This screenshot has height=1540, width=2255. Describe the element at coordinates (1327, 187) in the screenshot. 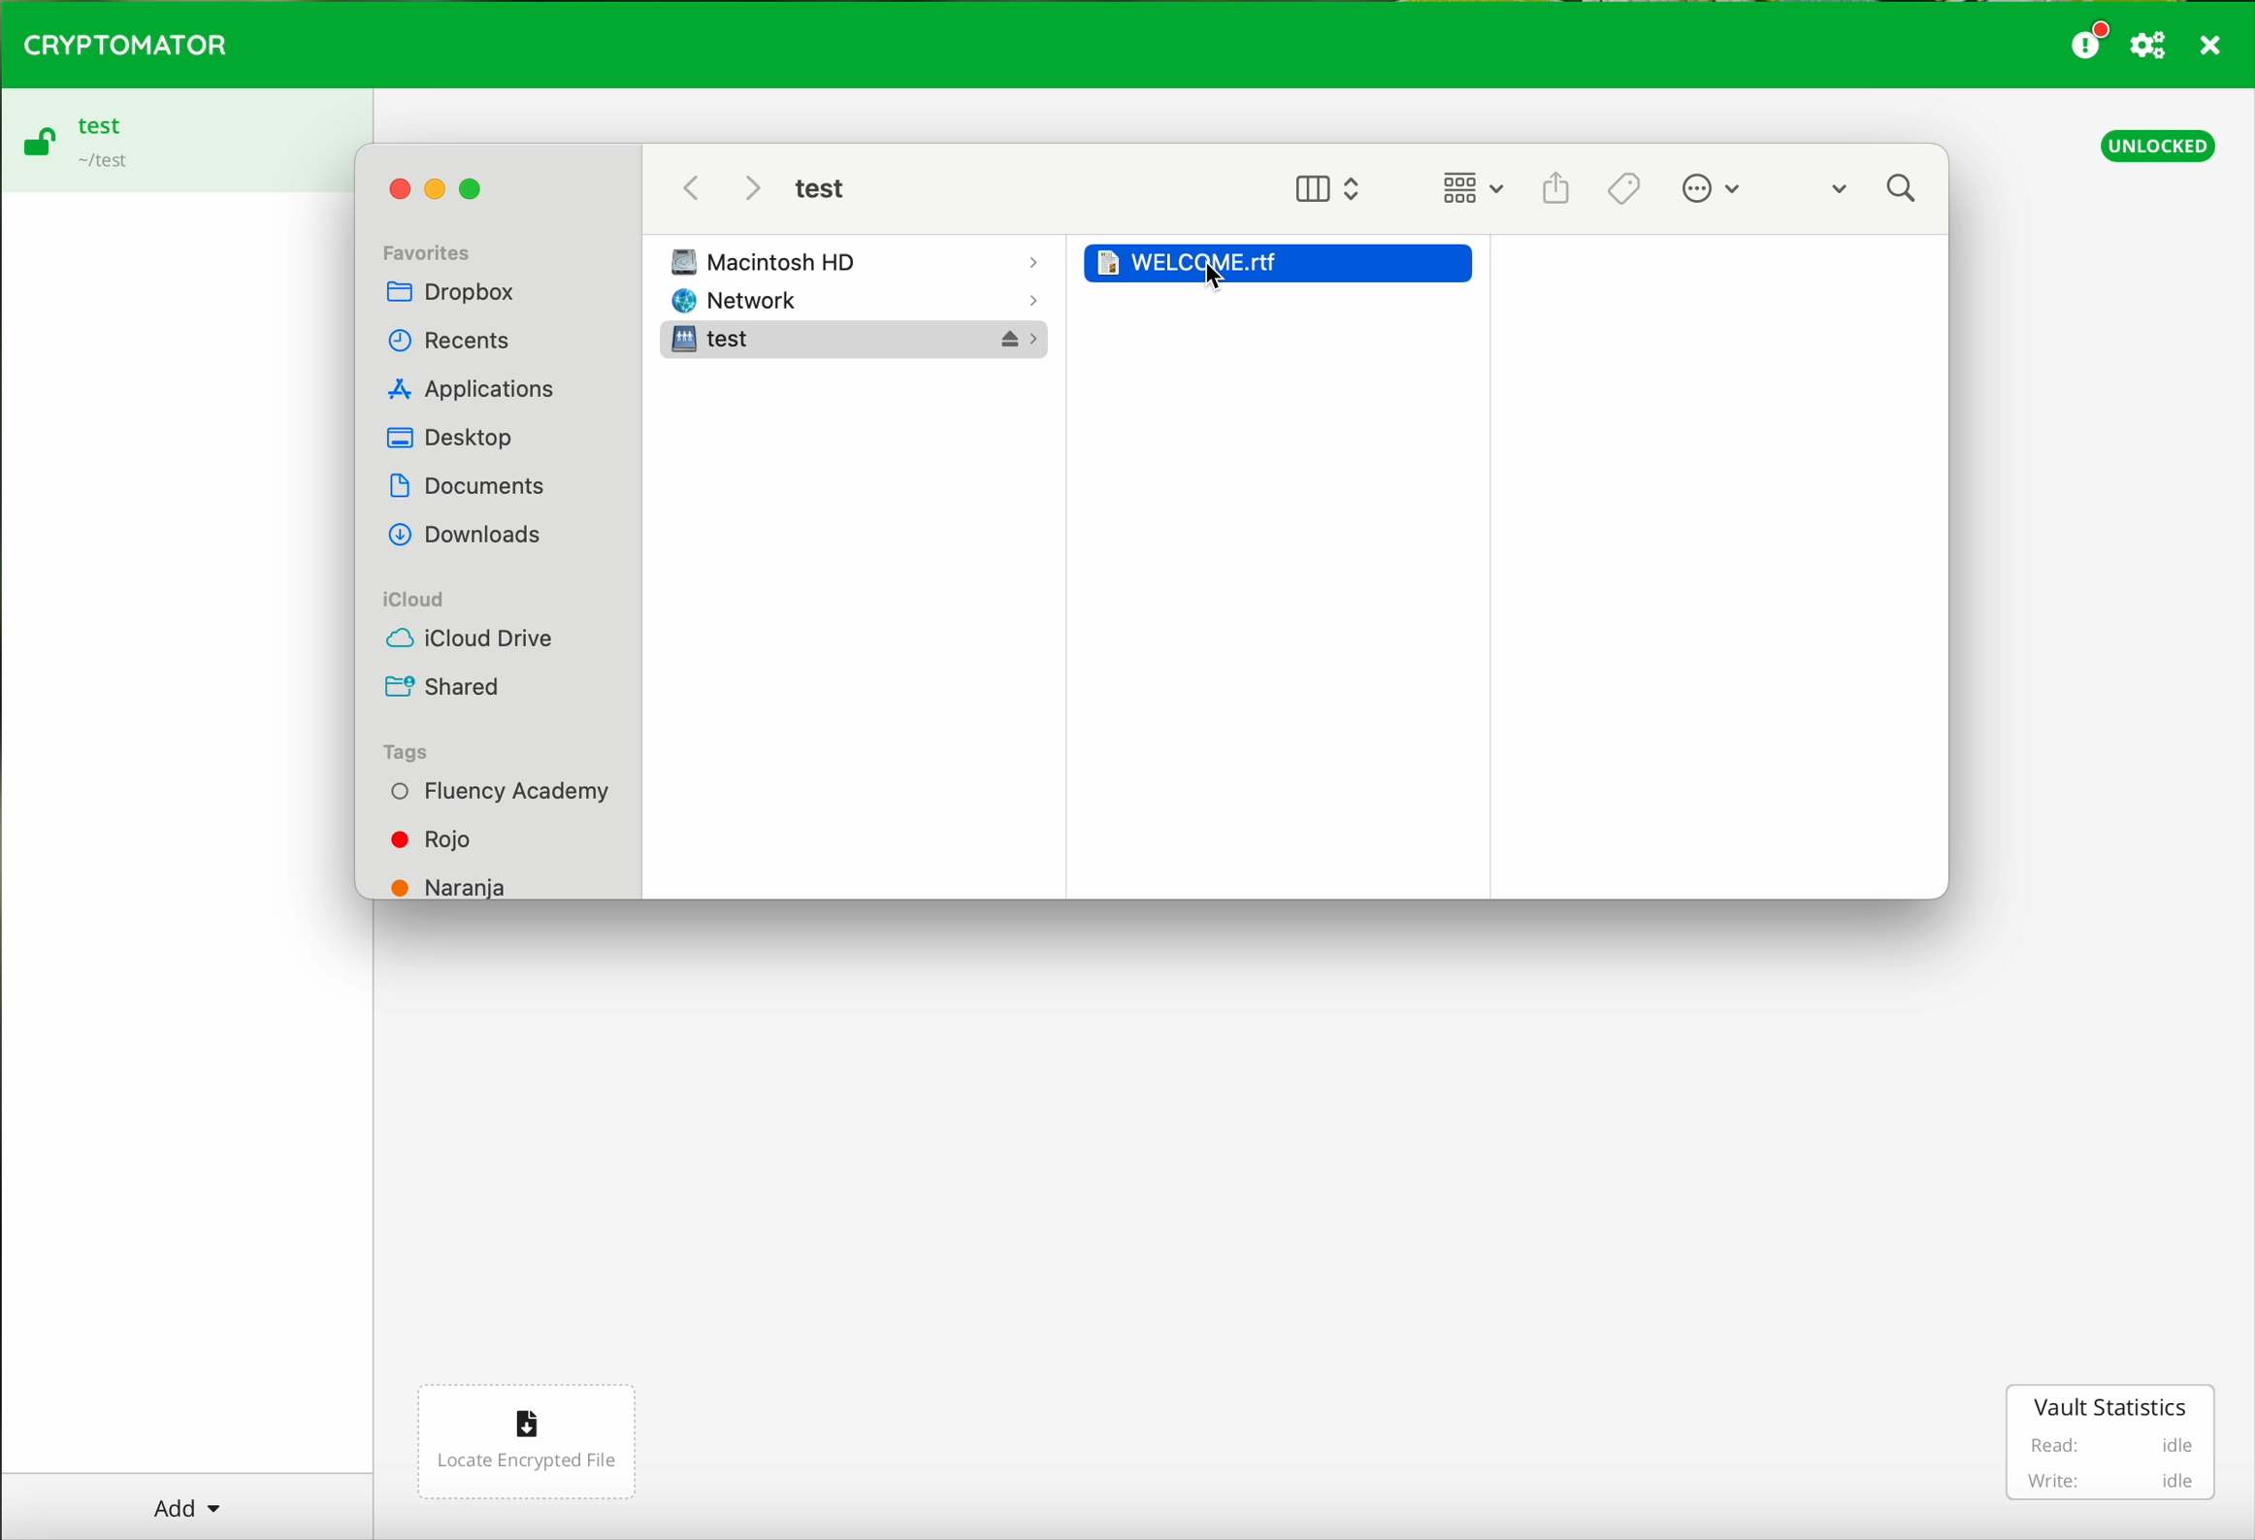

I see `Column View` at that location.